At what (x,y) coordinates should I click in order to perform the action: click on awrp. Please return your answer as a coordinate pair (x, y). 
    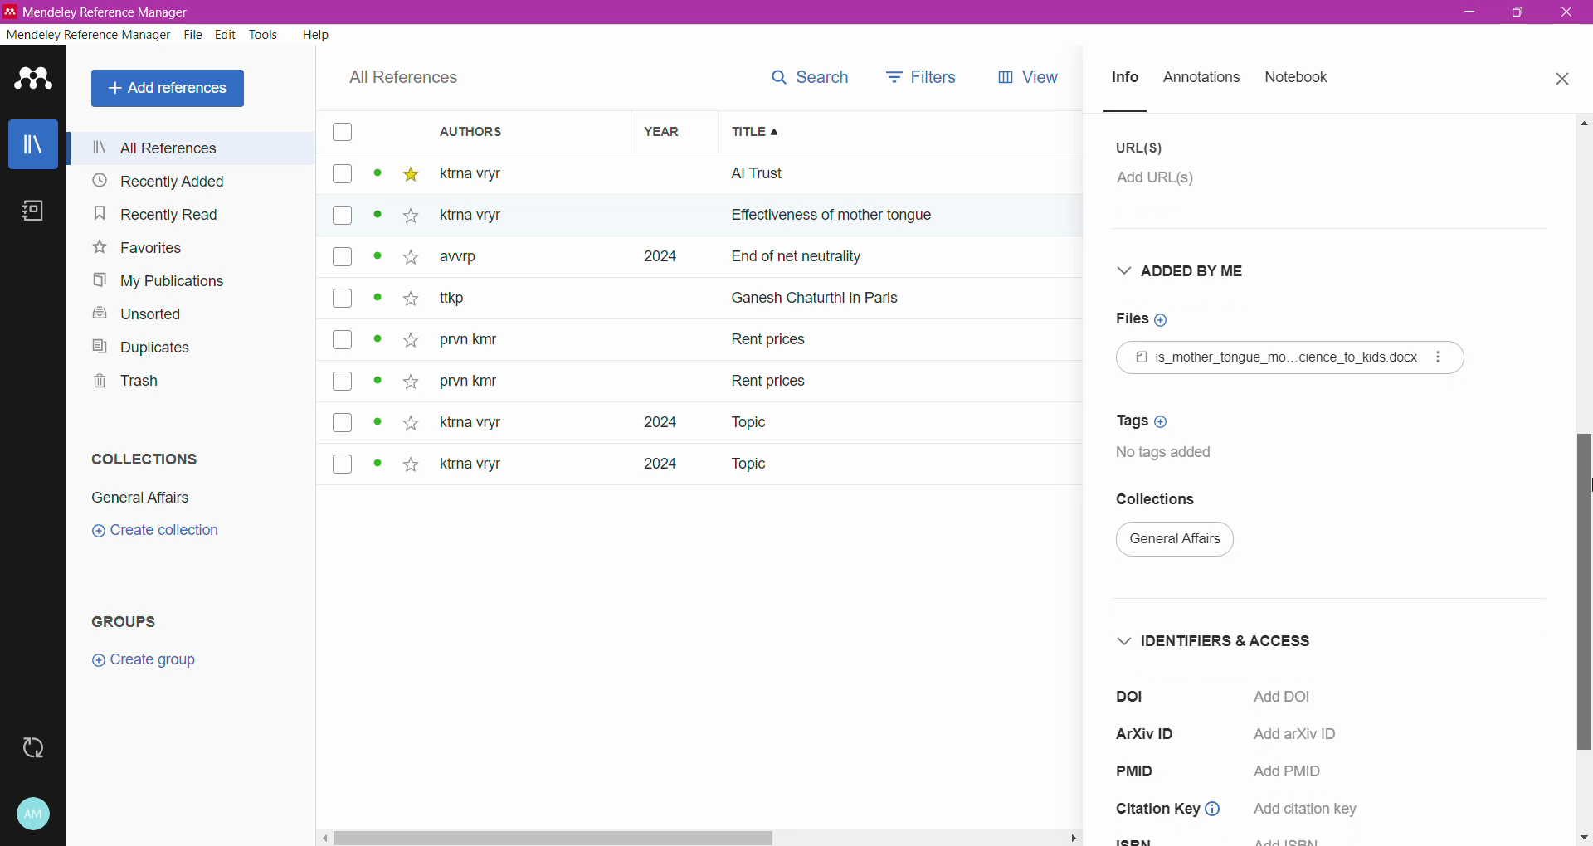
    Looking at the image, I should click on (471, 262).